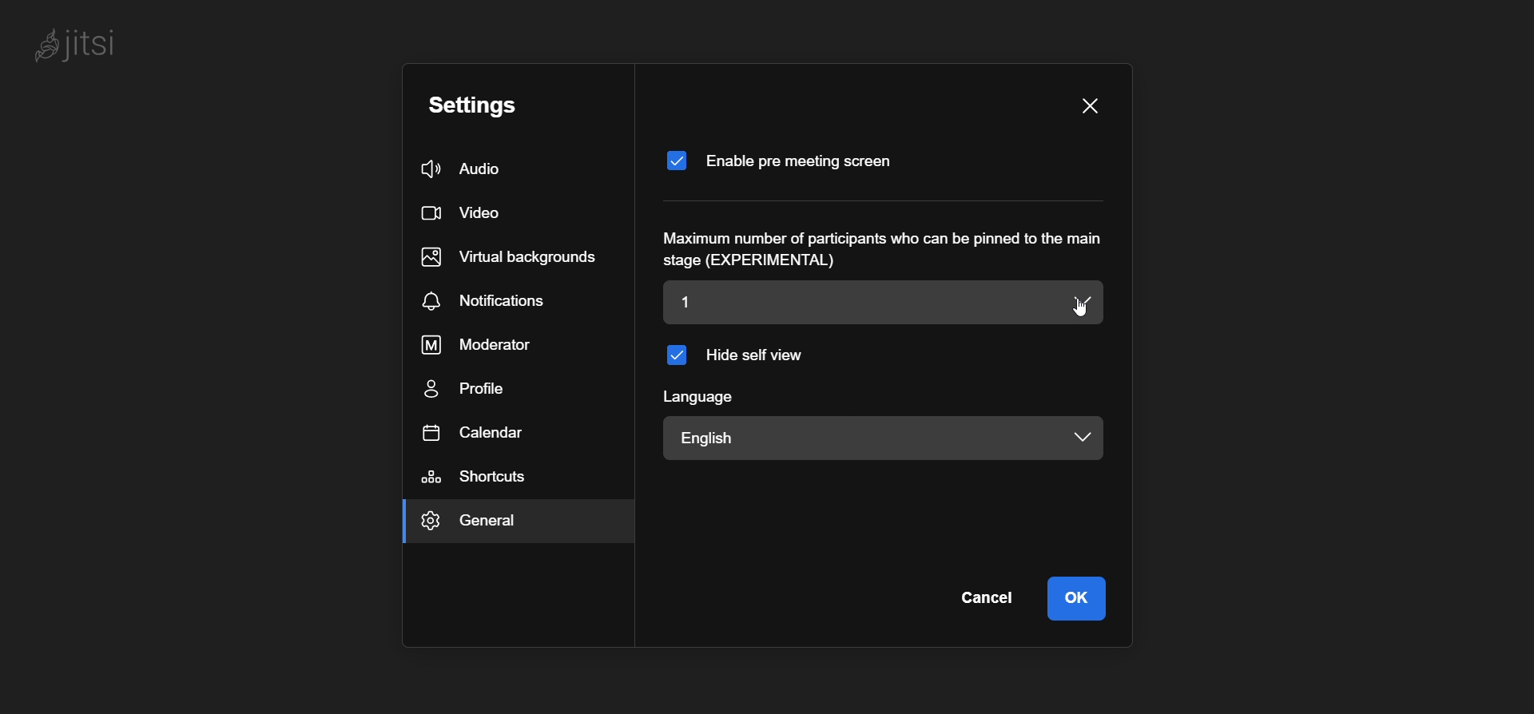 The height and width of the screenshot is (714, 1534). I want to click on language, so click(698, 396).